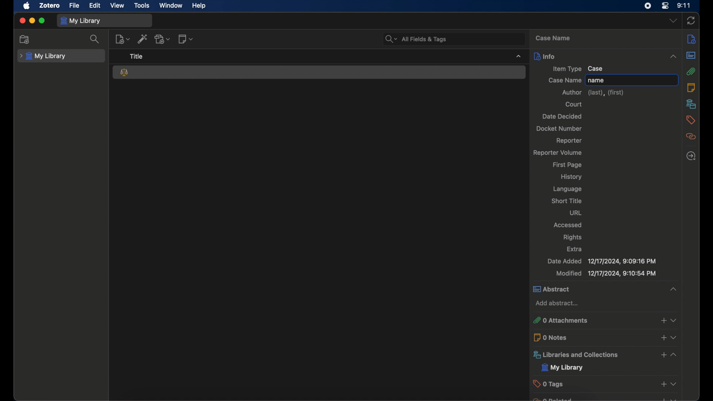 The height and width of the screenshot is (401, 713). What do you see at coordinates (606, 397) in the screenshot?
I see `obscure text` at bounding box center [606, 397].